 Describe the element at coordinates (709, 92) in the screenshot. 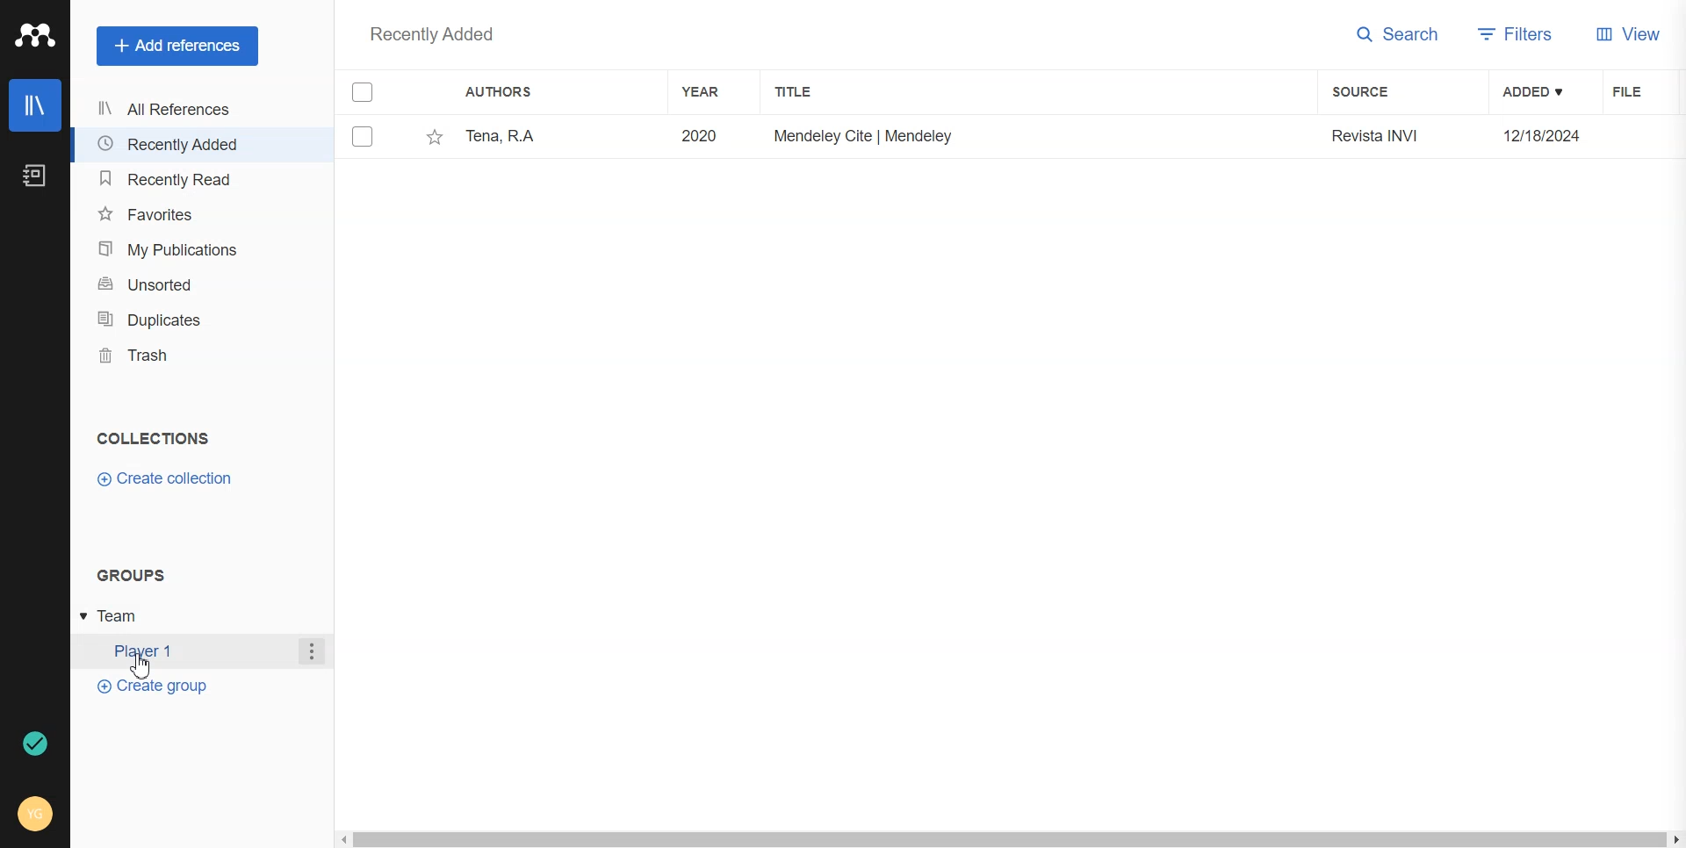

I see `Year` at that location.